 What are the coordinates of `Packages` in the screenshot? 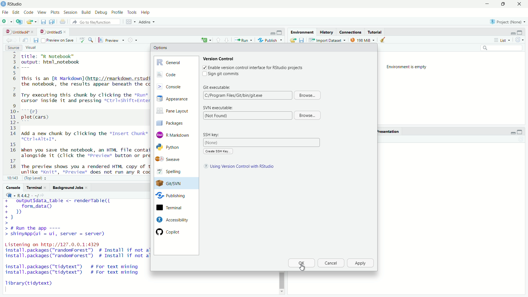 It's located at (174, 123).